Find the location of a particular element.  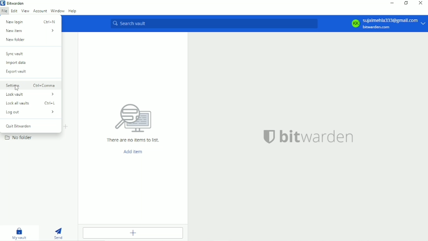

Edit is located at coordinates (15, 11).